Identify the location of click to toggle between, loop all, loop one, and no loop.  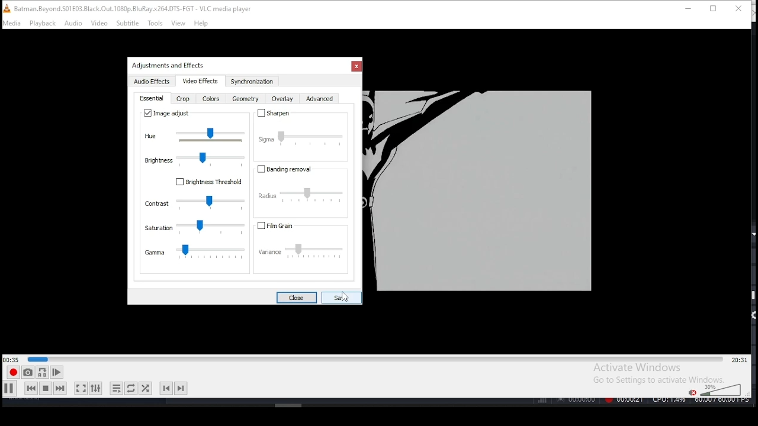
(130, 389).